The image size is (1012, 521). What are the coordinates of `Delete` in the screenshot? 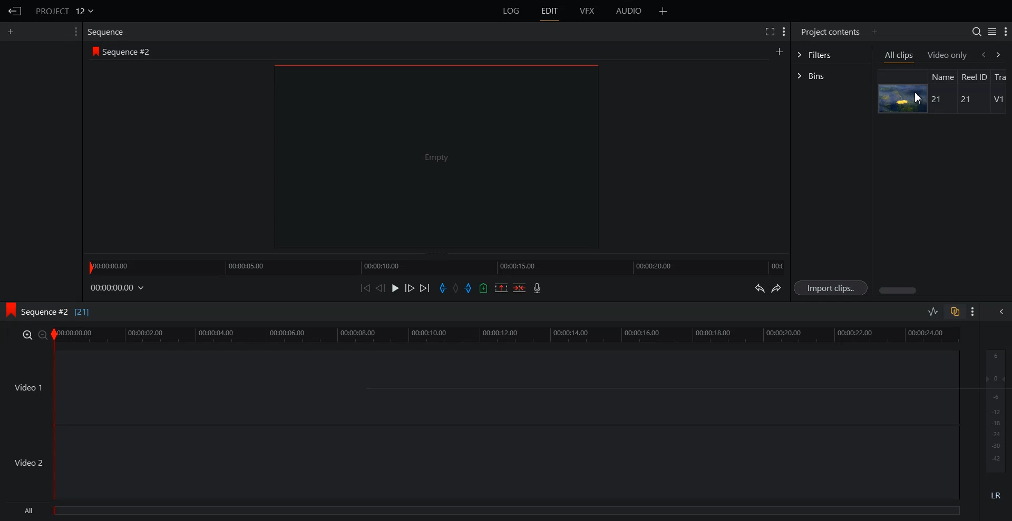 It's located at (519, 287).